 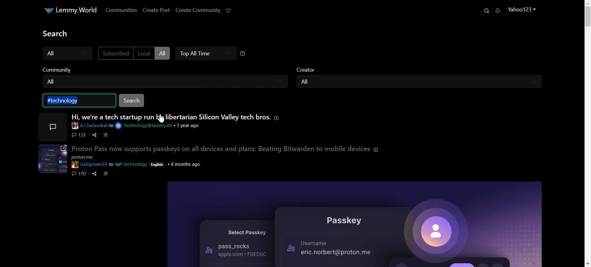 I want to click on Community, so click(x=167, y=70).